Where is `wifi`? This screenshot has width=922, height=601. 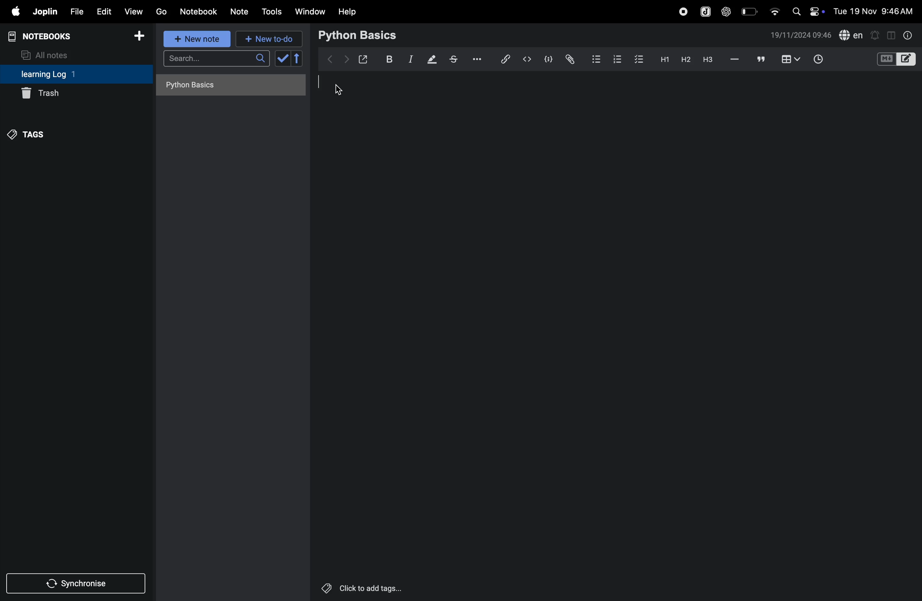 wifi is located at coordinates (774, 9).